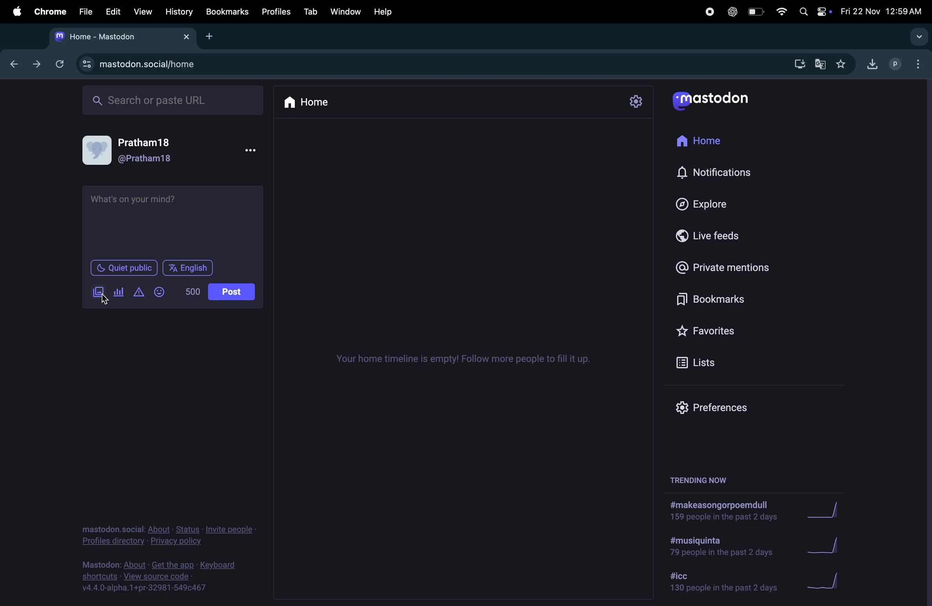 This screenshot has width=932, height=606. What do you see at coordinates (60, 63) in the screenshot?
I see `refresh` at bounding box center [60, 63].